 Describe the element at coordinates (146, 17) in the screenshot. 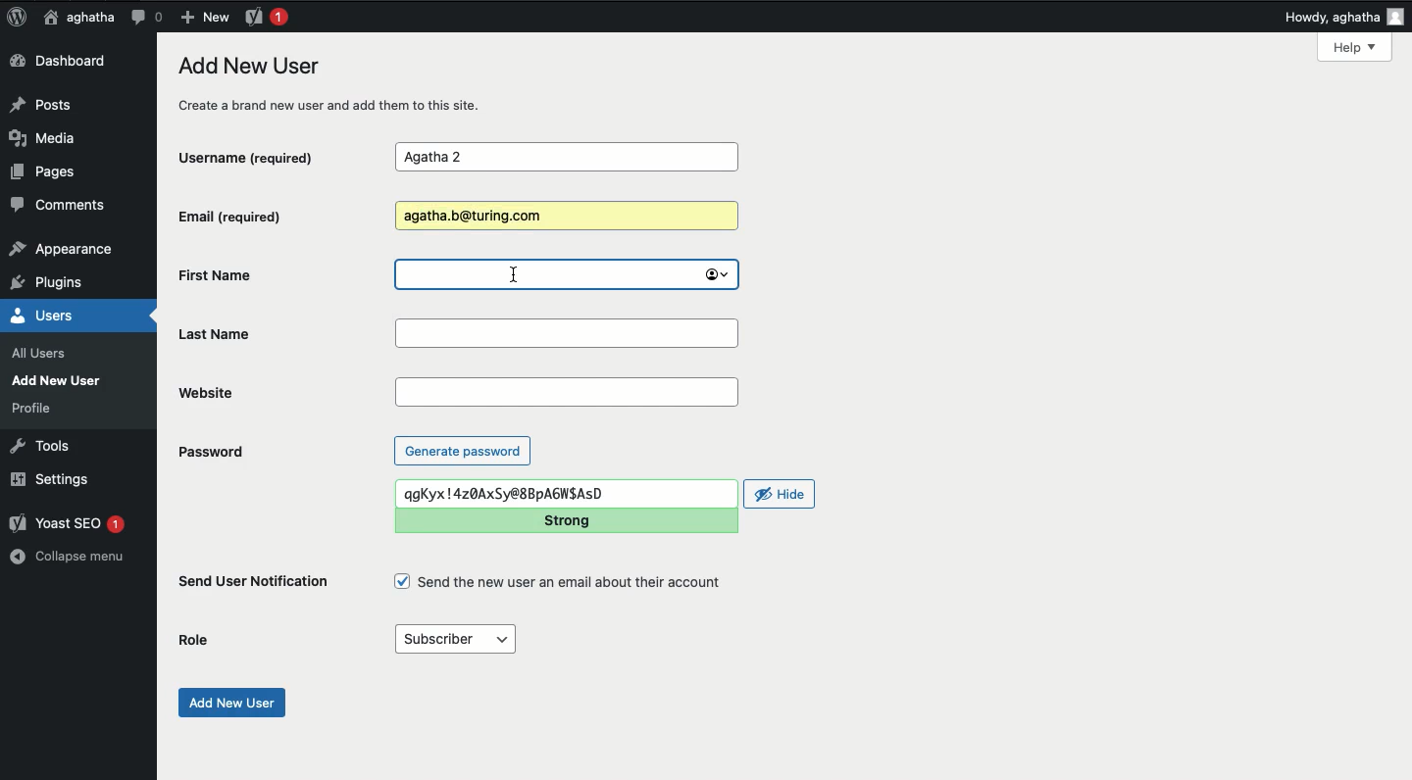

I see `Comment` at that location.